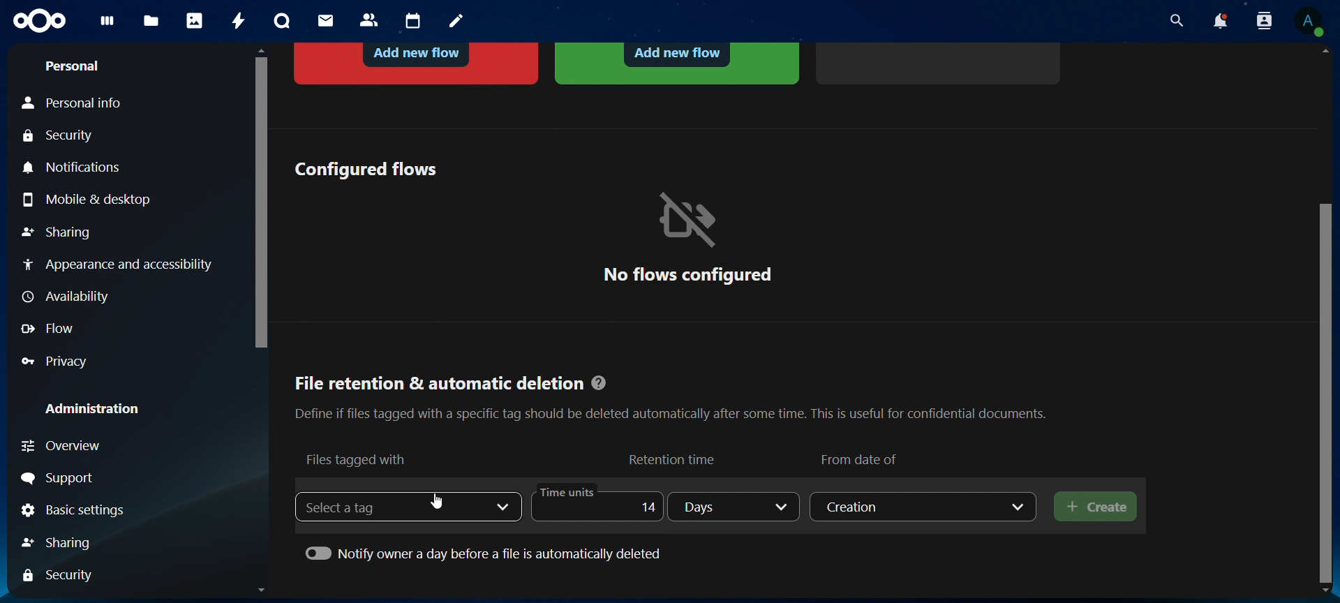  I want to click on scrollbar, so click(258, 199).